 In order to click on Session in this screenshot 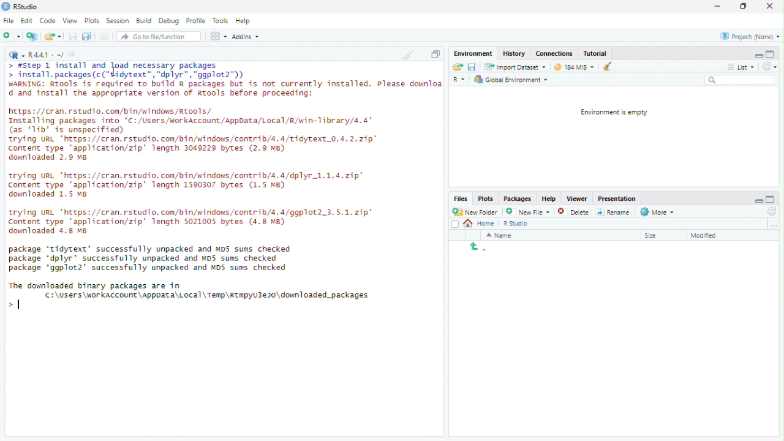, I will do `click(118, 20)`.